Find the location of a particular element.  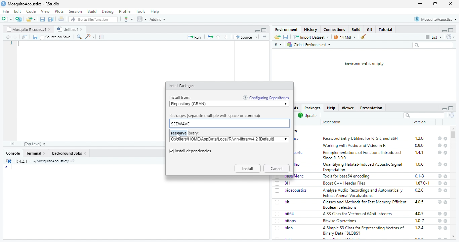

Drop-down  is located at coordinates (286, 104).